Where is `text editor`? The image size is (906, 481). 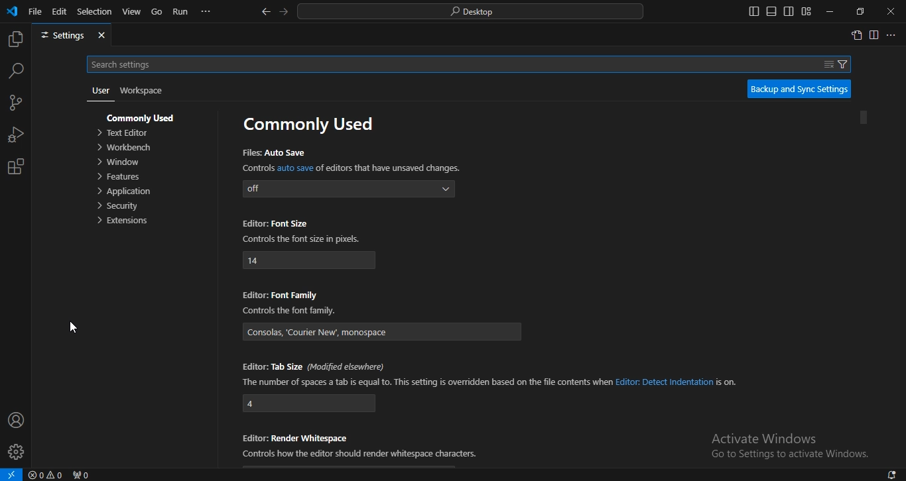
text editor is located at coordinates (126, 134).